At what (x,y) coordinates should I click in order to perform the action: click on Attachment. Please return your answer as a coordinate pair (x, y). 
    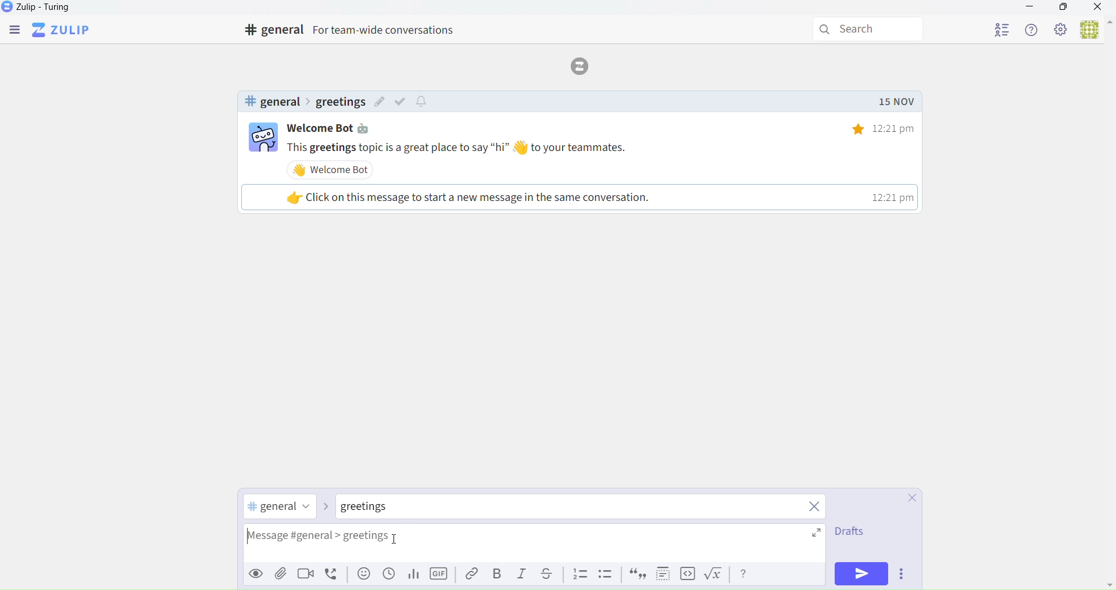
    Looking at the image, I should click on (281, 575).